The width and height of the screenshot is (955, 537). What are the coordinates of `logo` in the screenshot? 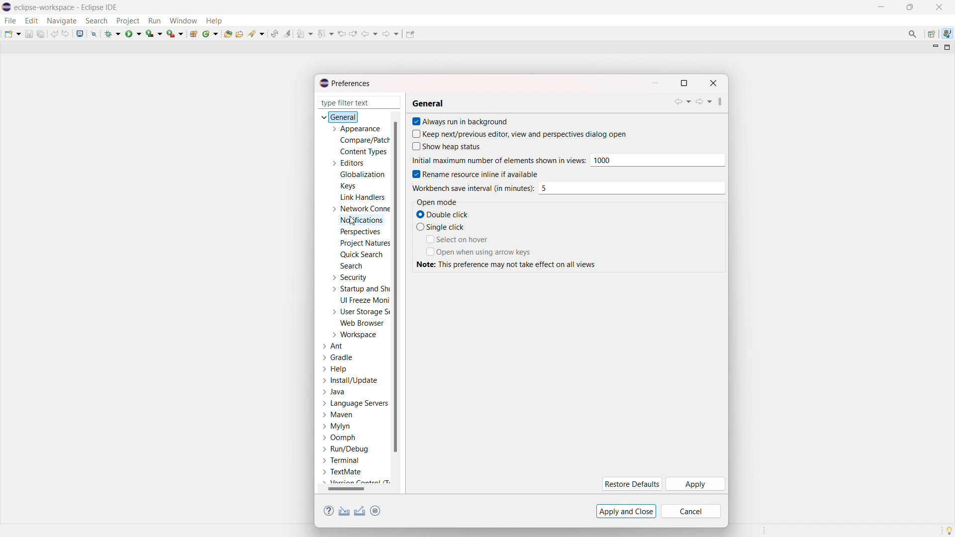 It's located at (7, 7).